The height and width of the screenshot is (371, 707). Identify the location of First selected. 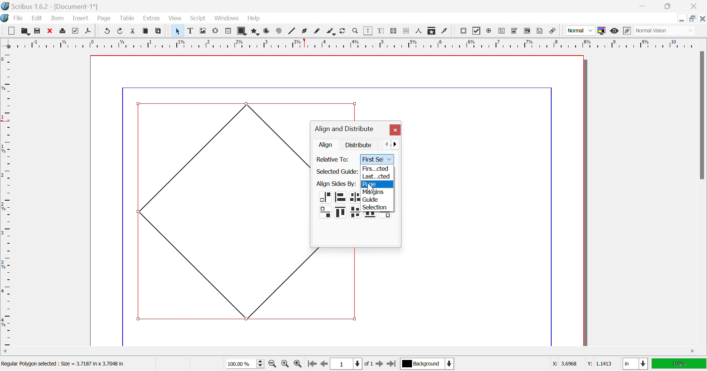
(374, 168).